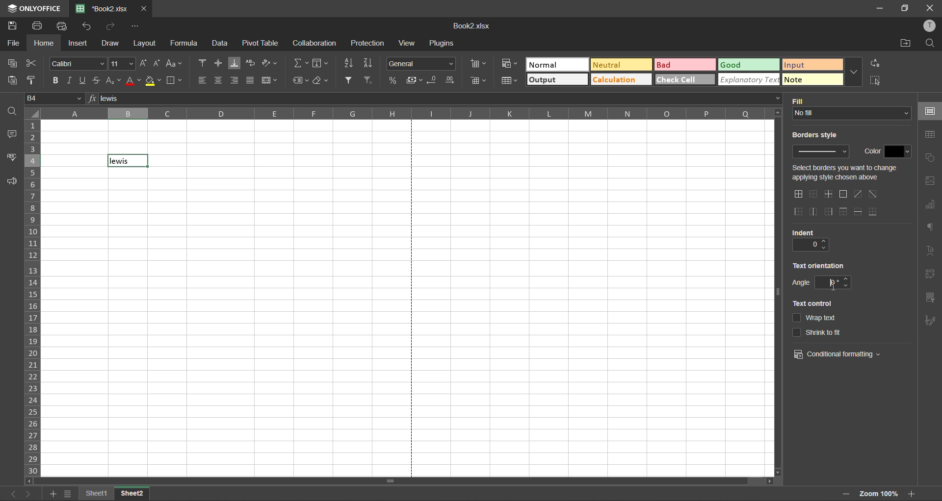 This screenshot has width=942, height=501. What do you see at coordinates (14, 43) in the screenshot?
I see `file` at bounding box center [14, 43].